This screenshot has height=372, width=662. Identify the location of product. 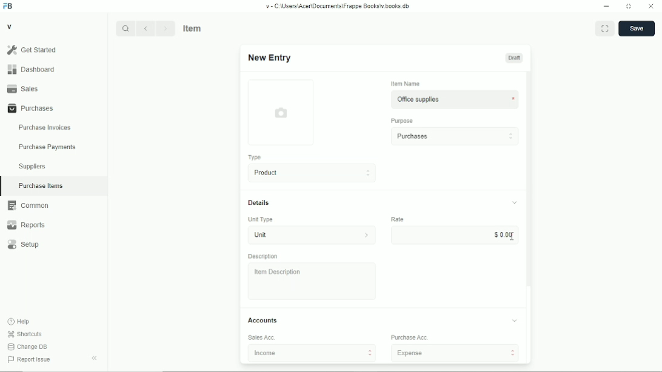
(313, 173).